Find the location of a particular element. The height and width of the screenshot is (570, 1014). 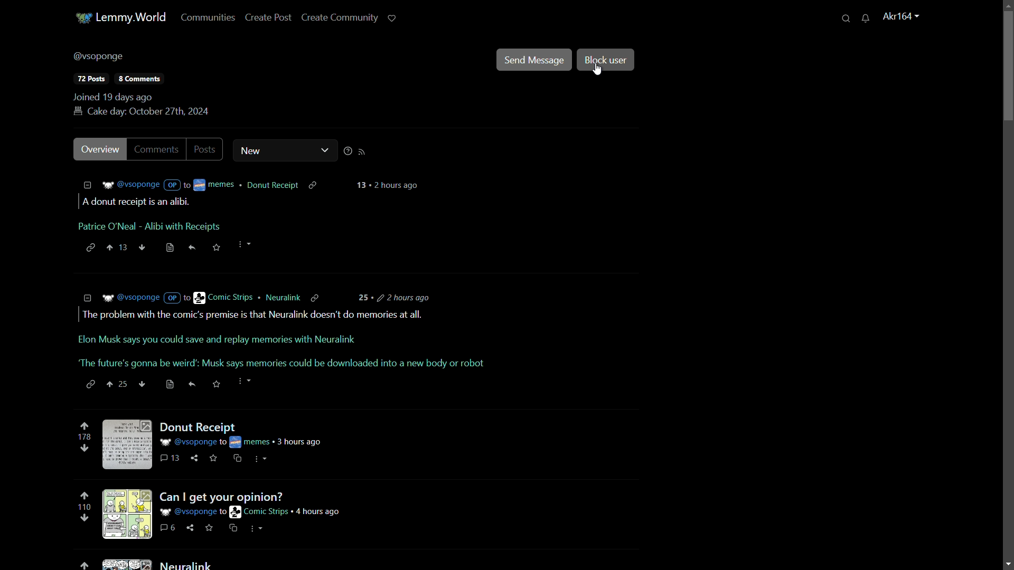

image is located at coordinates (127, 563).